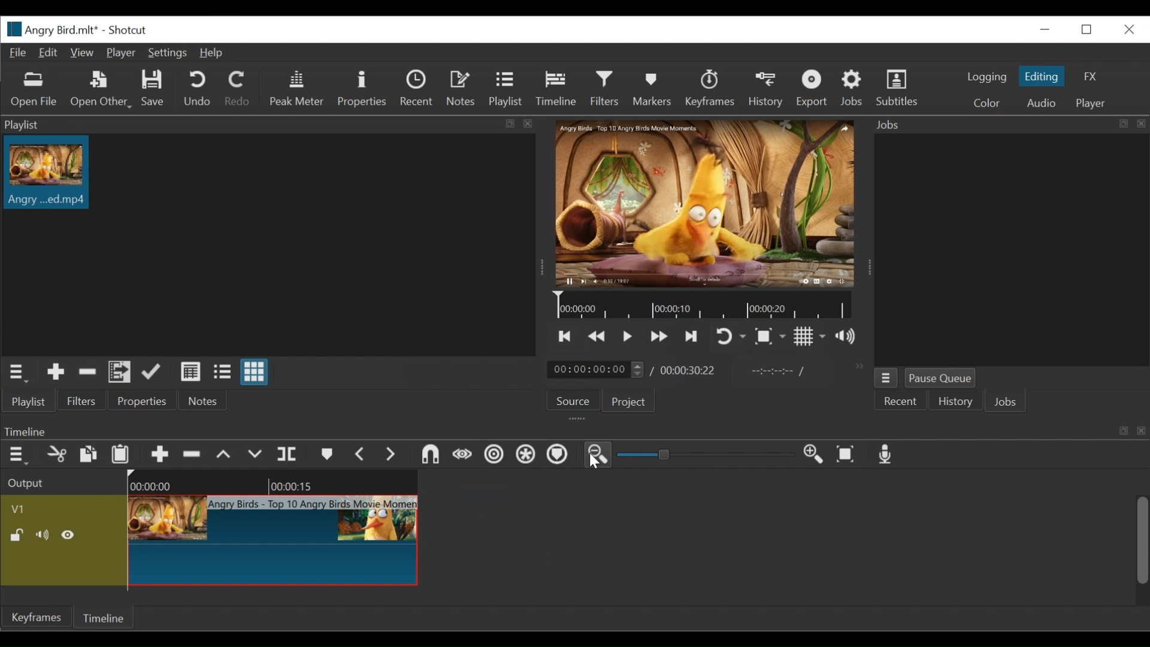 This screenshot has height=647, width=1150. Describe the element at coordinates (659, 336) in the screenshot. I see `Play forward quickly` at that location.